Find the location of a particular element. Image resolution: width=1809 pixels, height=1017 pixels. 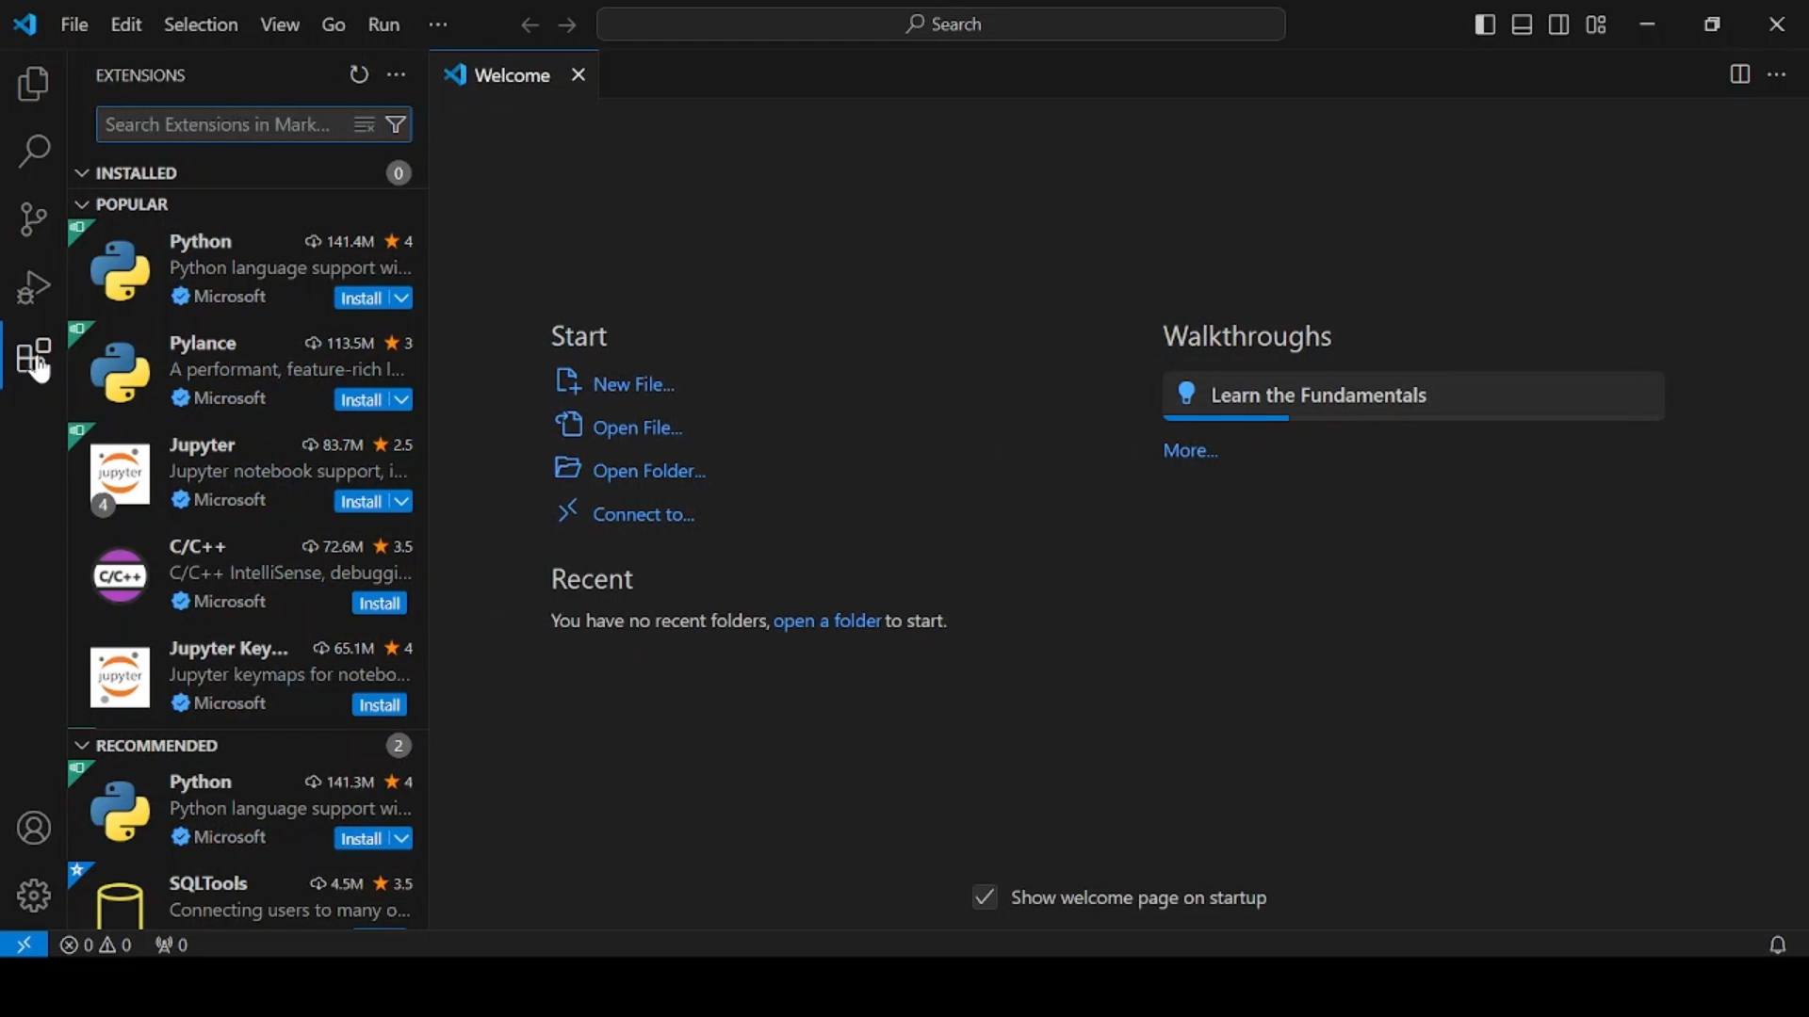

go forward is located at coordinates (567, 25).